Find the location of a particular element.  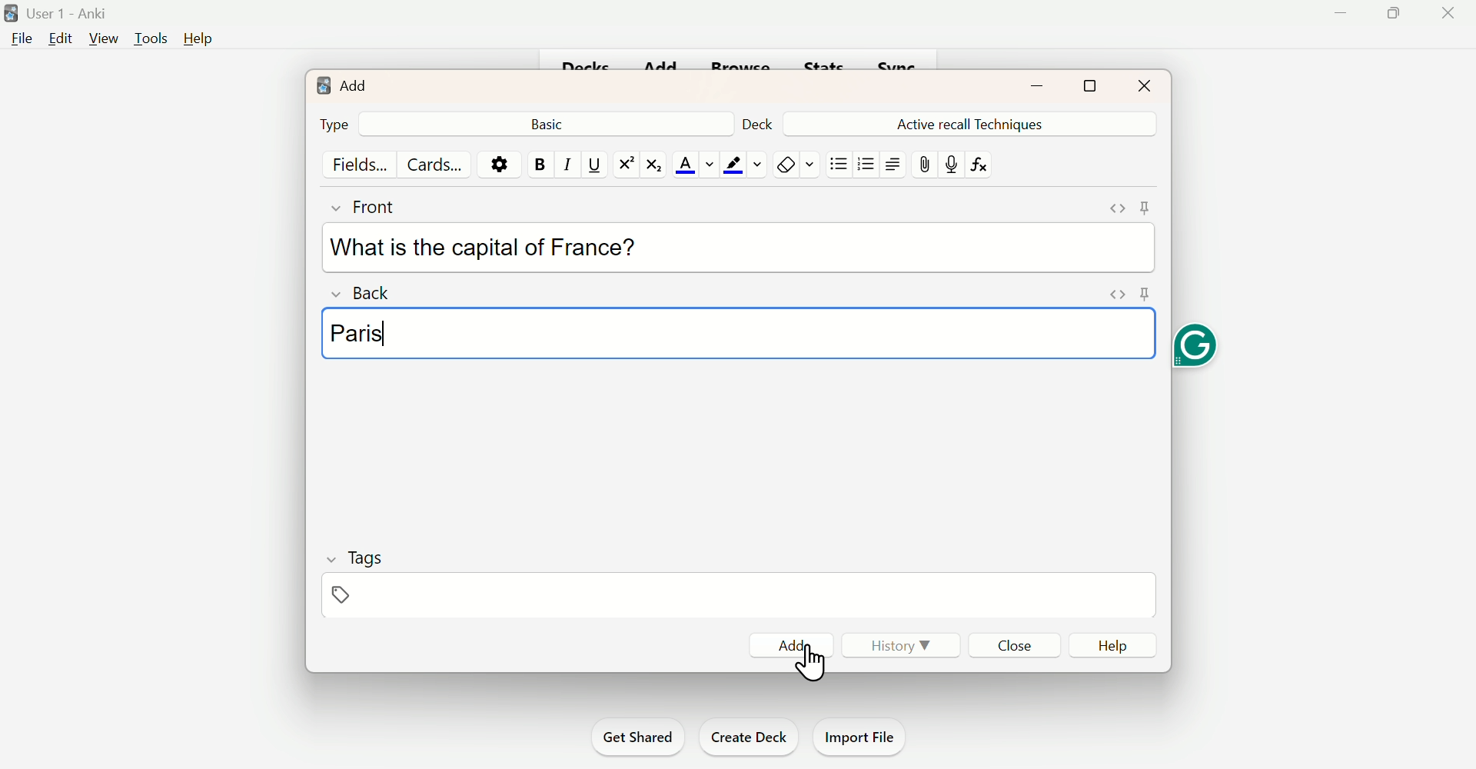

History is located at coordinates (907, 647).